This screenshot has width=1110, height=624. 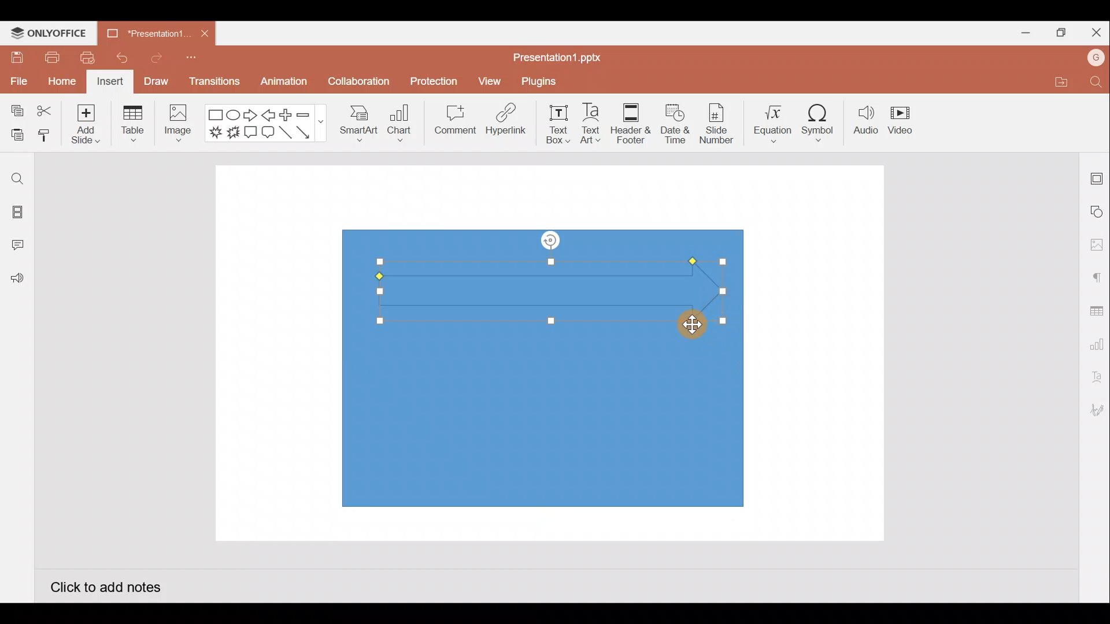 What do you see at coordinates (451, 122) in the screenshot?
I see `Comment` at bounding box center [451, 122].